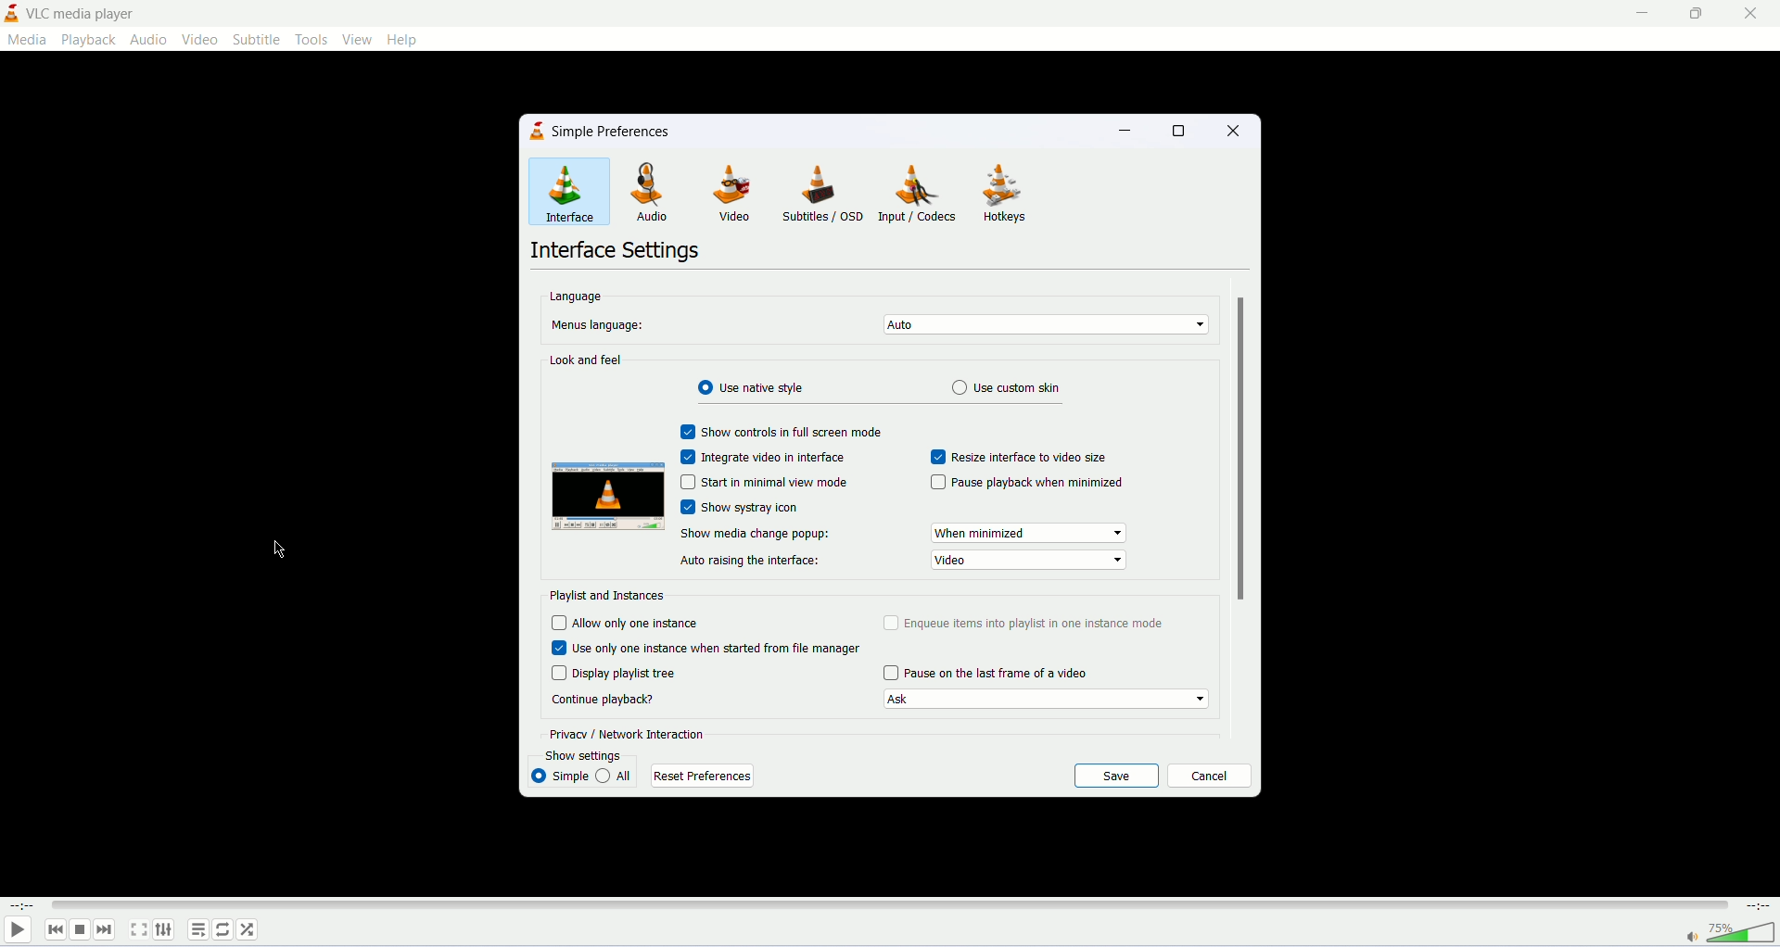  I want to click on privacy/ Network interaction, so click(627, 734).